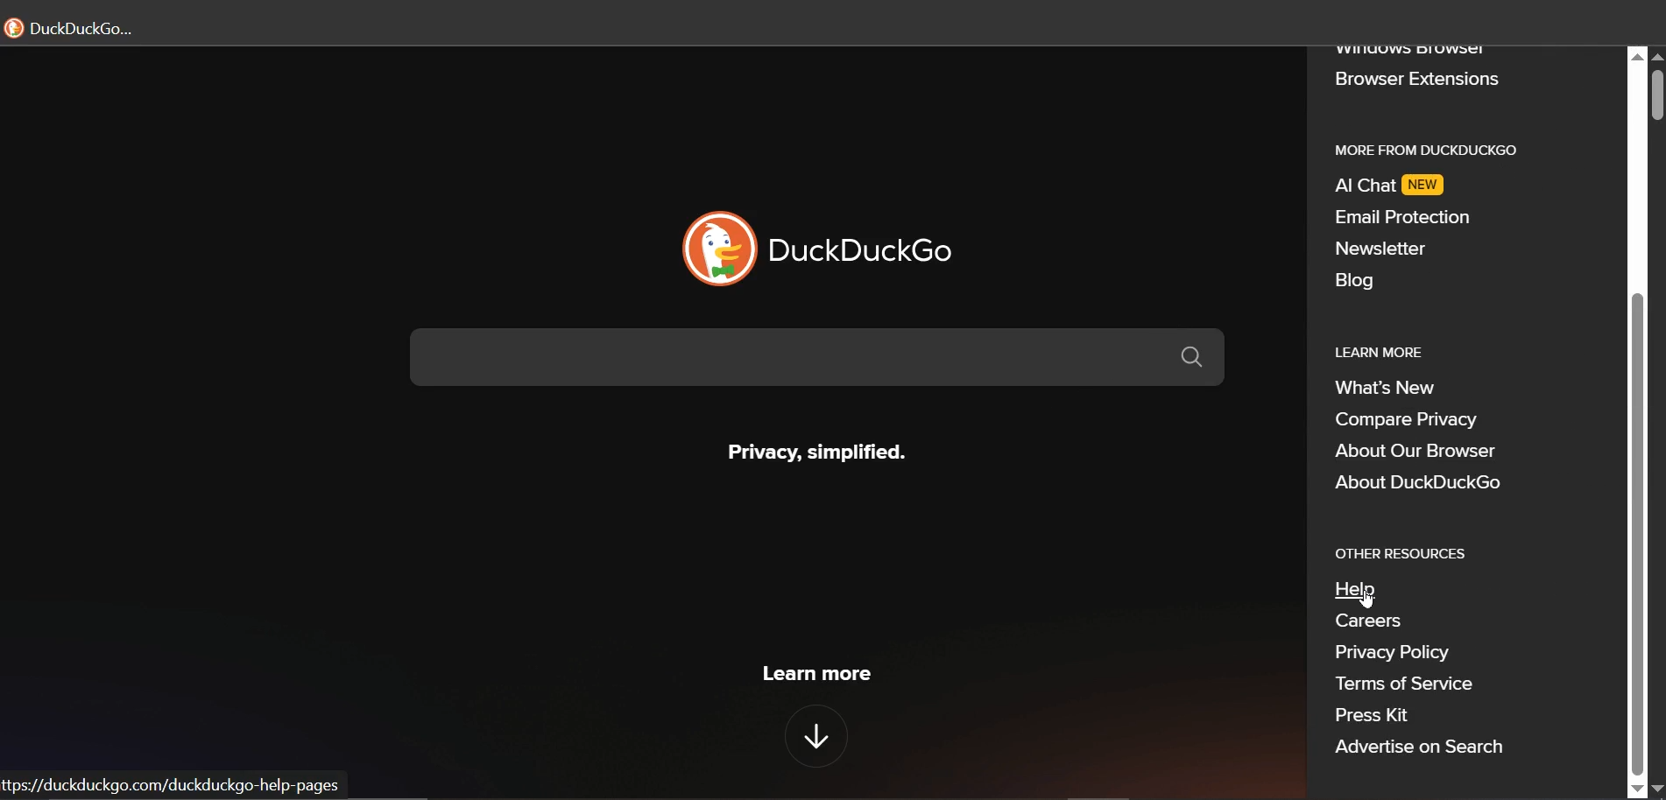 Image resolution: width=1666 pixels, height=800 pixels. What do you see at coordinates (811, 732) in the screenshot?
I see `down` at bounding box center [811, 732].